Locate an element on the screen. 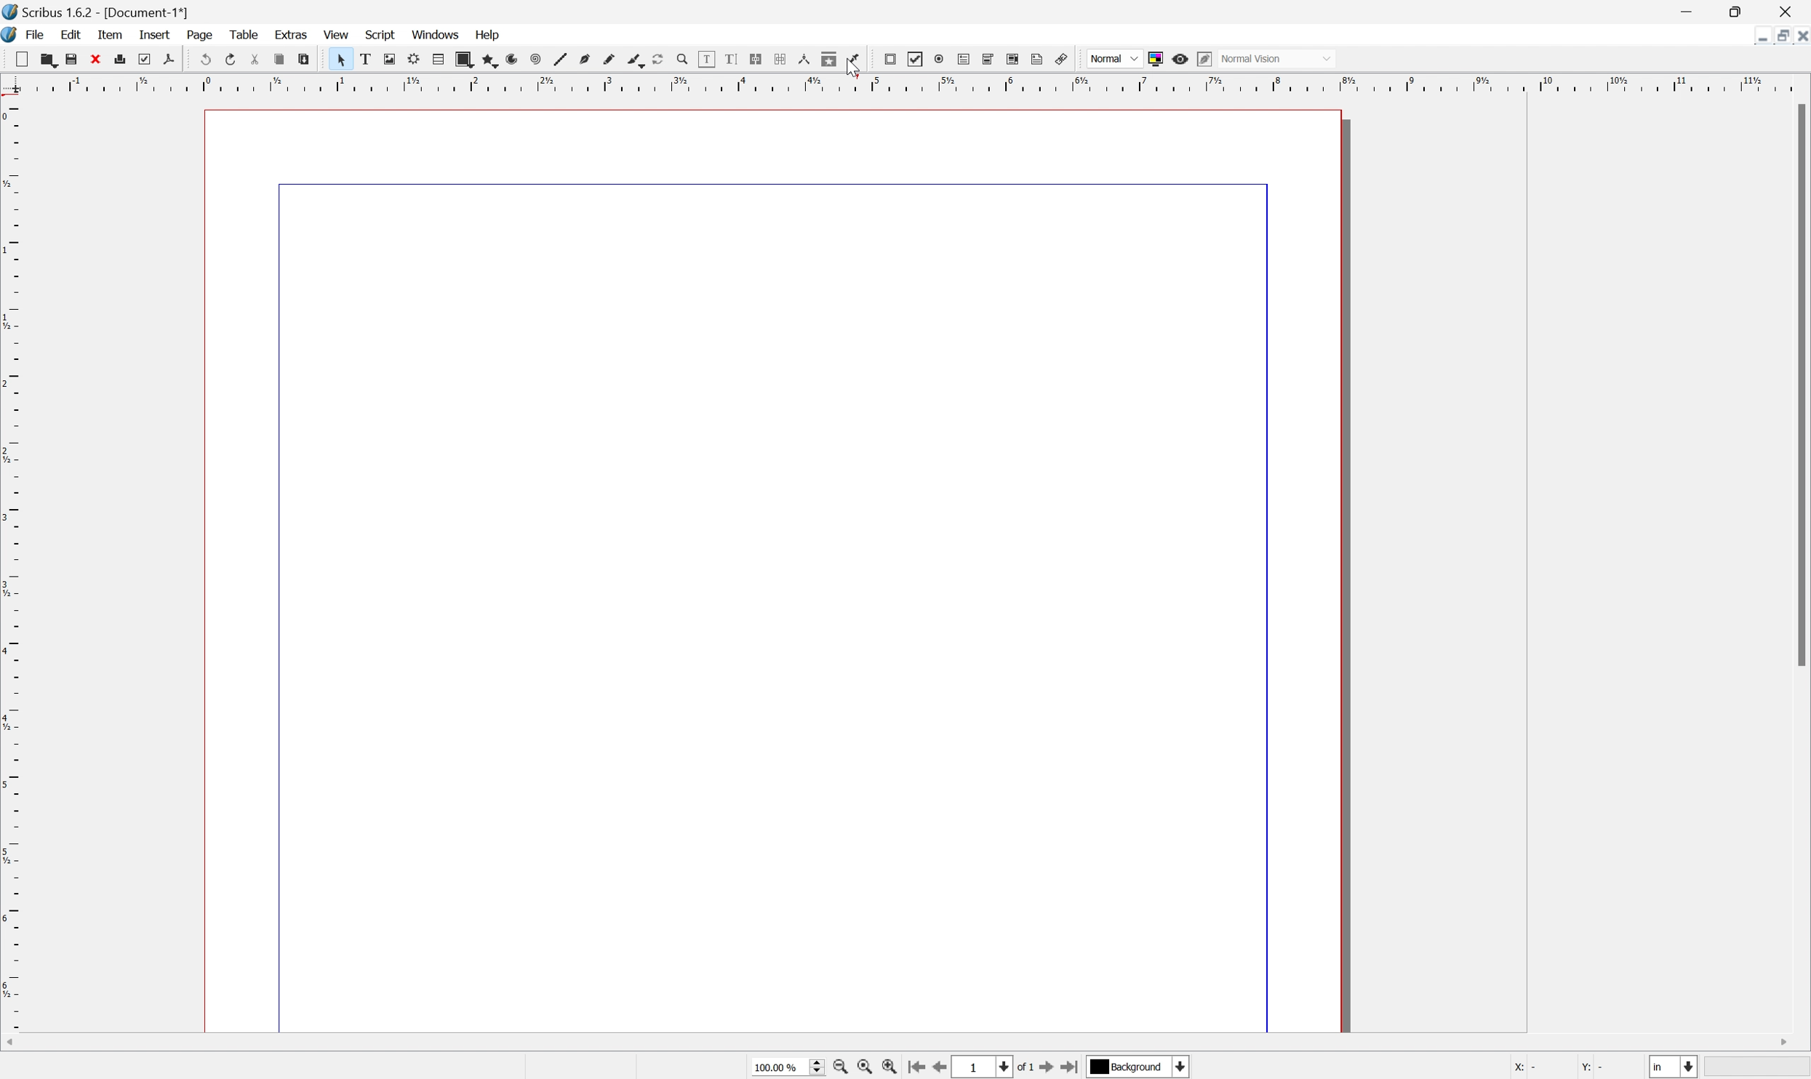 The image size is (1811, 1079). text frame is located at coordinates (368, 57).